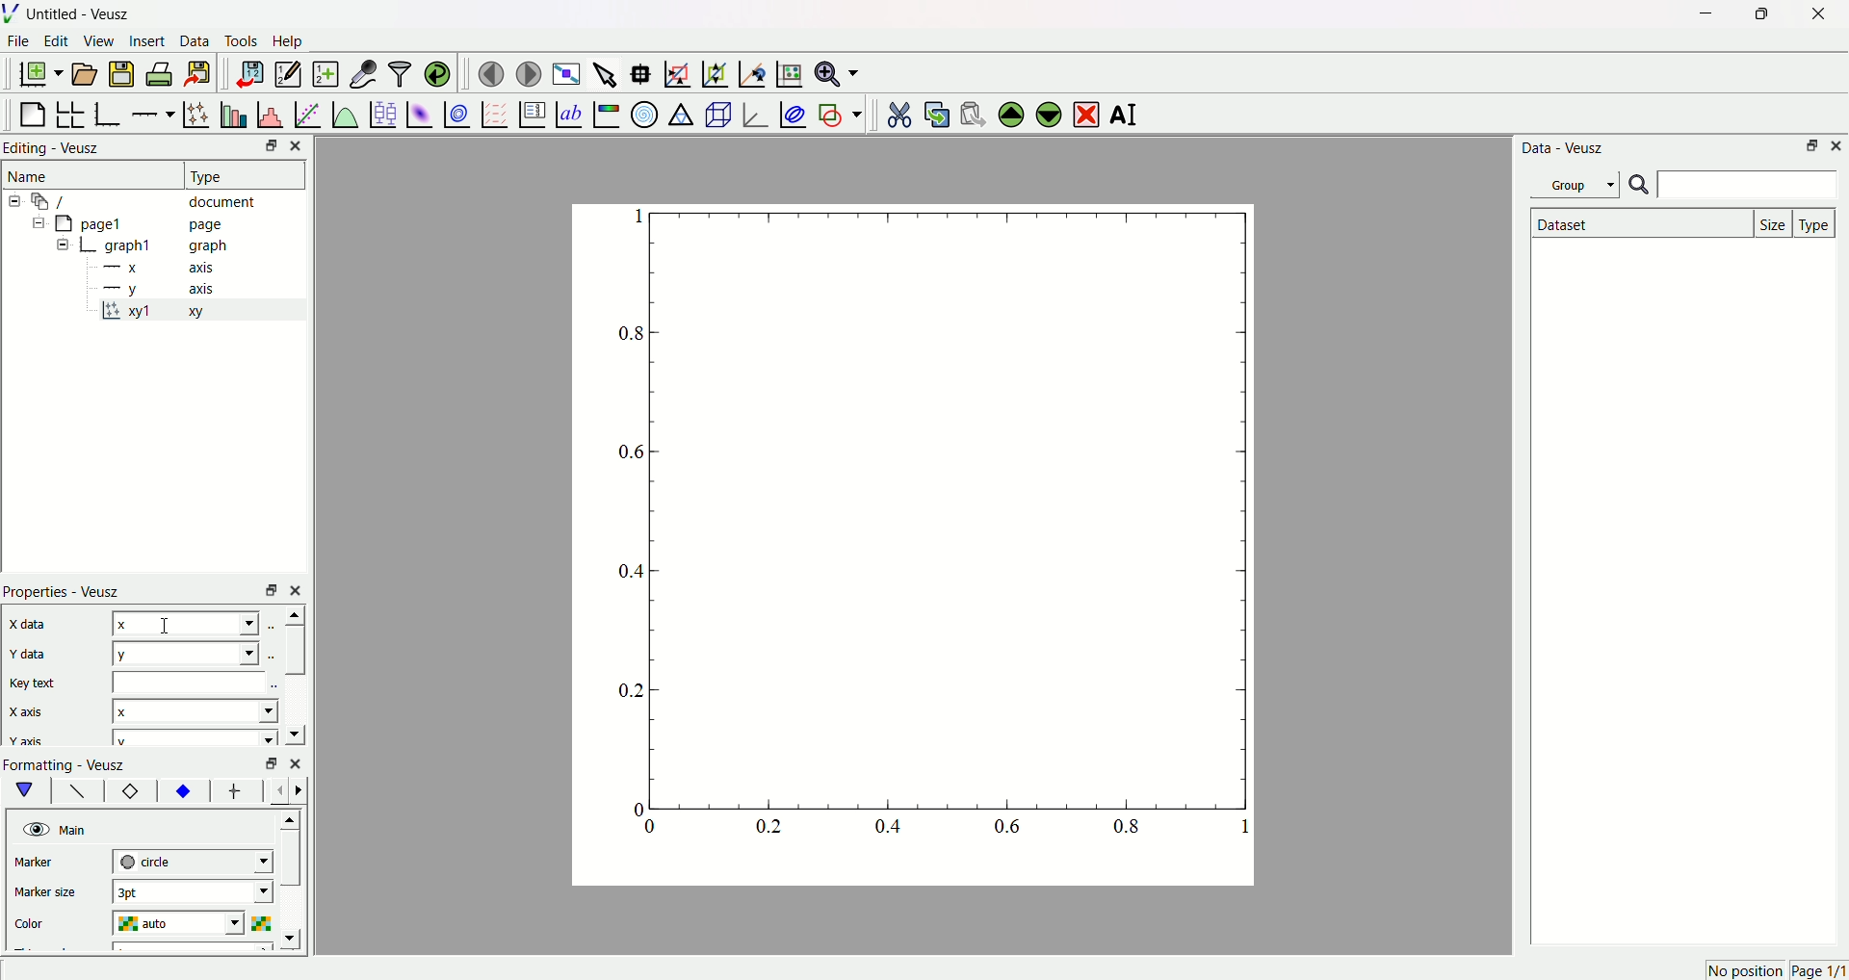 Image resolution: width=1849 pixels, height=980 pixels. I want to click on Editing - Veusz, so click(56, 149).